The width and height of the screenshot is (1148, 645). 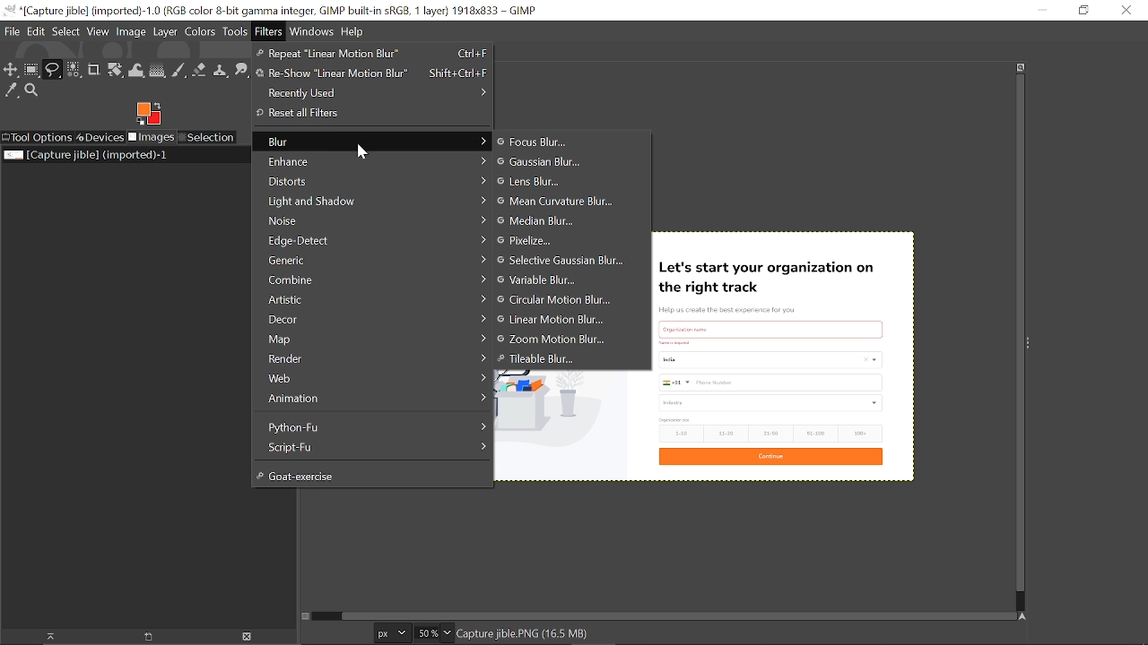 What do you see at coordinates (371, 141) in the screenshot?
I see `blur` at bounding box center [371, 141].